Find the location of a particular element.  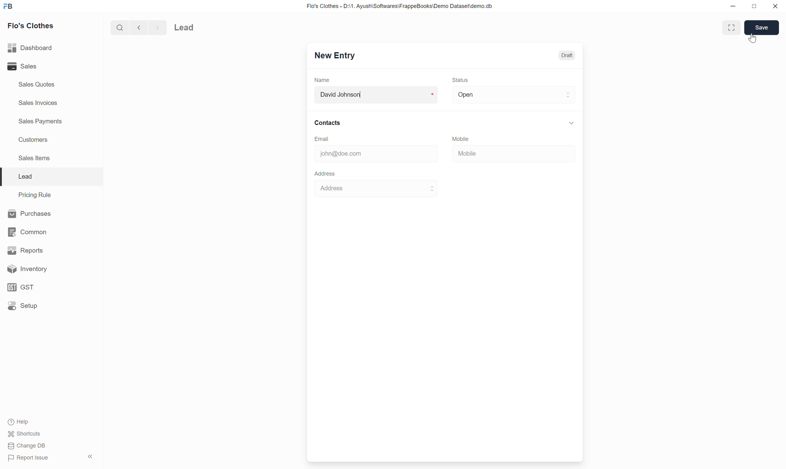

 Change DB is located at coordinates (26, 447).